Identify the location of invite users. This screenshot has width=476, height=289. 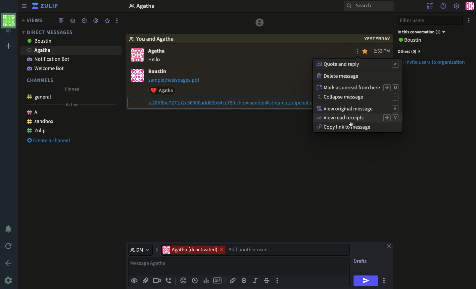
(437, 65).